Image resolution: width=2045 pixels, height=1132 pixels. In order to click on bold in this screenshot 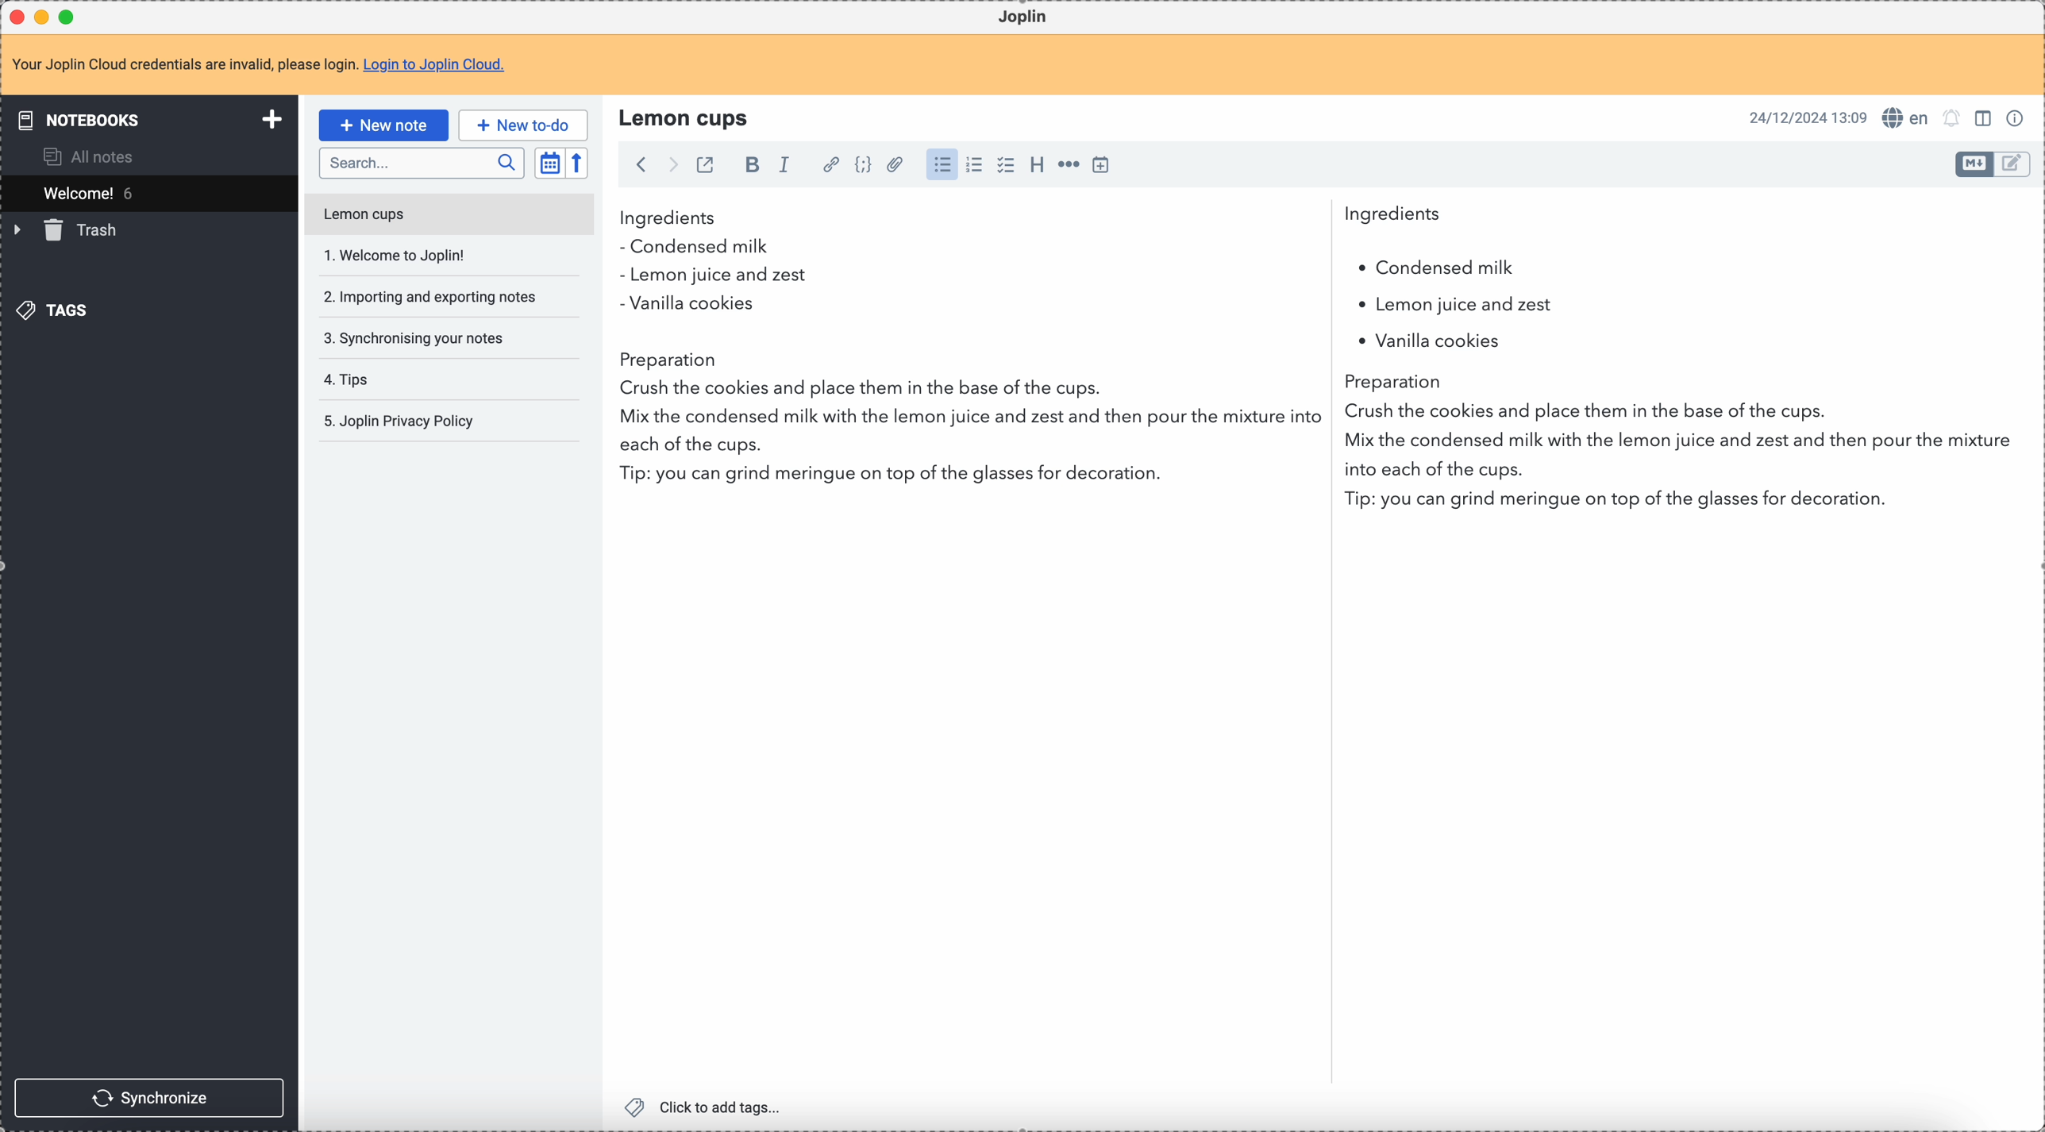, I will do `click(748, 166)`.